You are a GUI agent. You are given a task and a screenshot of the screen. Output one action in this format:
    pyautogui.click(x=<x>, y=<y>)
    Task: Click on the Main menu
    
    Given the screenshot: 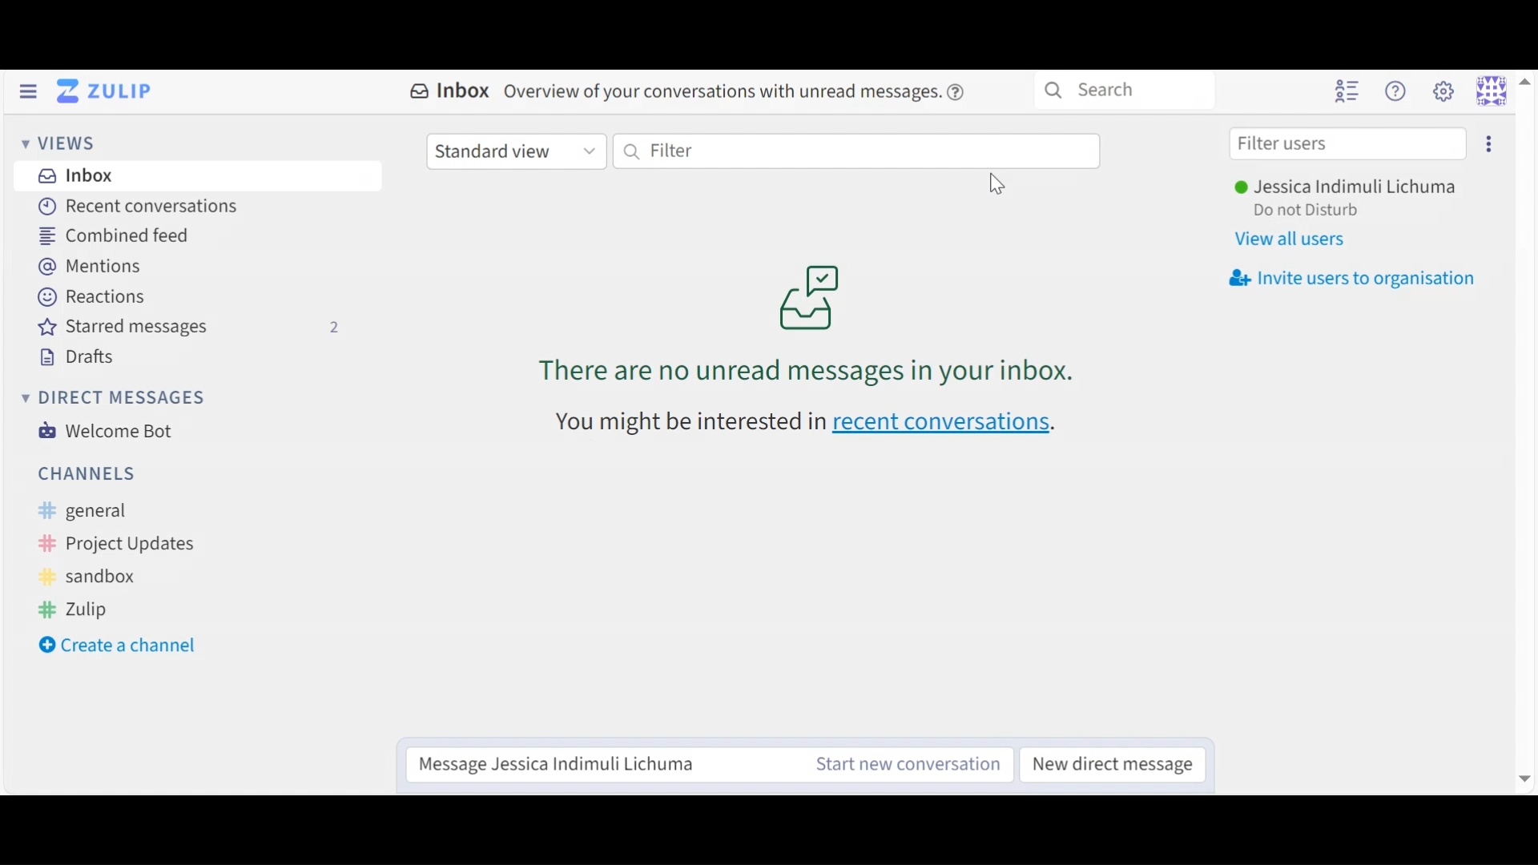 What is the action you would take?
    pyautogui.click(x=1443, y=91)
    